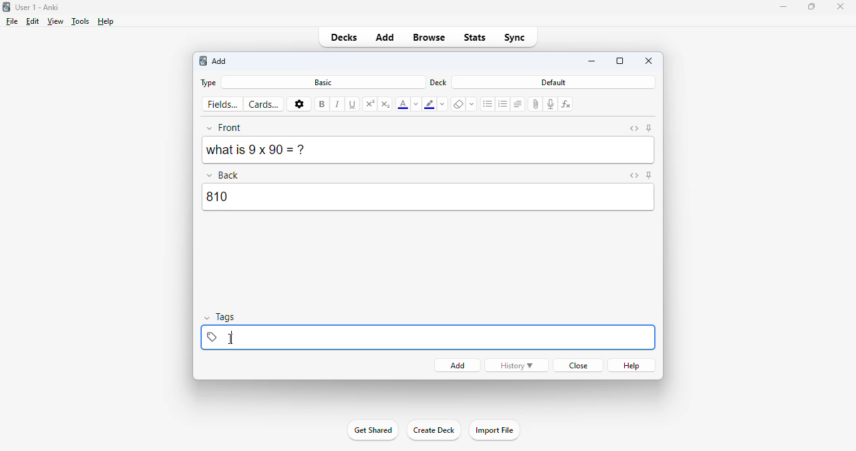 This screenshot has height=451, width=856. I want to click on file, so click(12, 21).